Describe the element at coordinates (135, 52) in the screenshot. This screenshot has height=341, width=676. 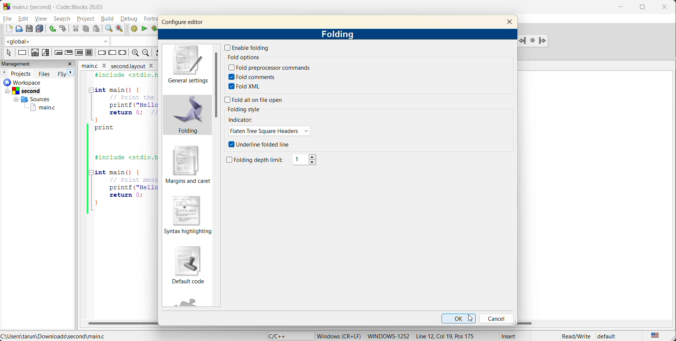
I see `zoom in` at that location.